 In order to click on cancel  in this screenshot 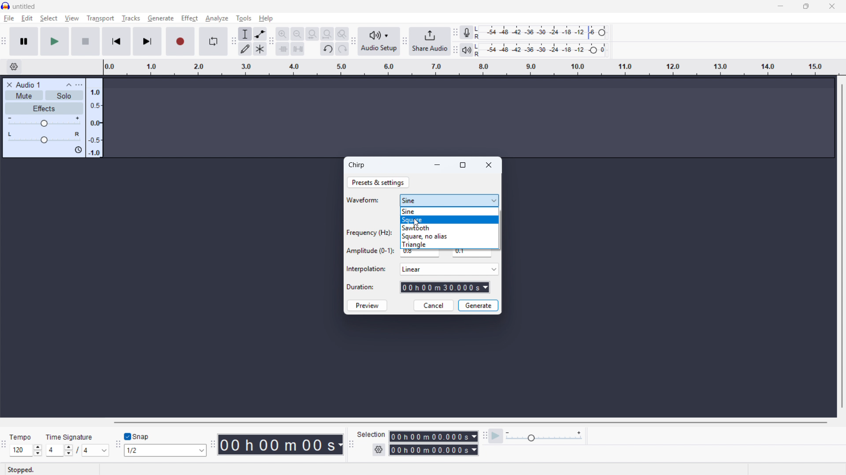, I will do `click(434, 305)`.